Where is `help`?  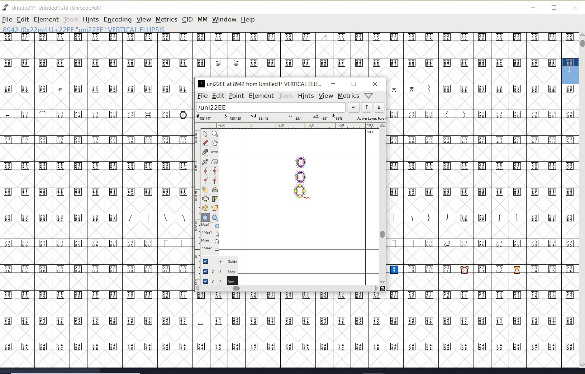
help is located at coordinates (249, 20).